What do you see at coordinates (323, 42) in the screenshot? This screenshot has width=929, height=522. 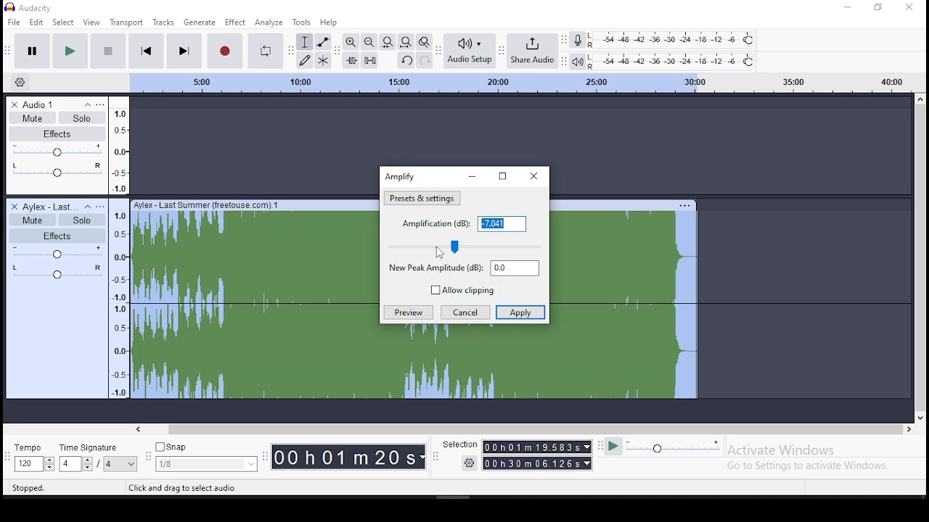 I see `envelope tool` at bounding box center [323, 42].